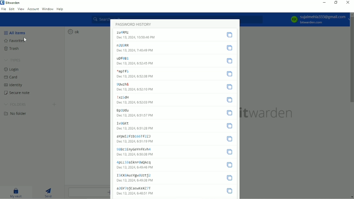 The image size is (354, 199). What do you see at coordinates (123, 71) in the screenshot?
I see `*mpTf5` at bounding box center [123, 71].